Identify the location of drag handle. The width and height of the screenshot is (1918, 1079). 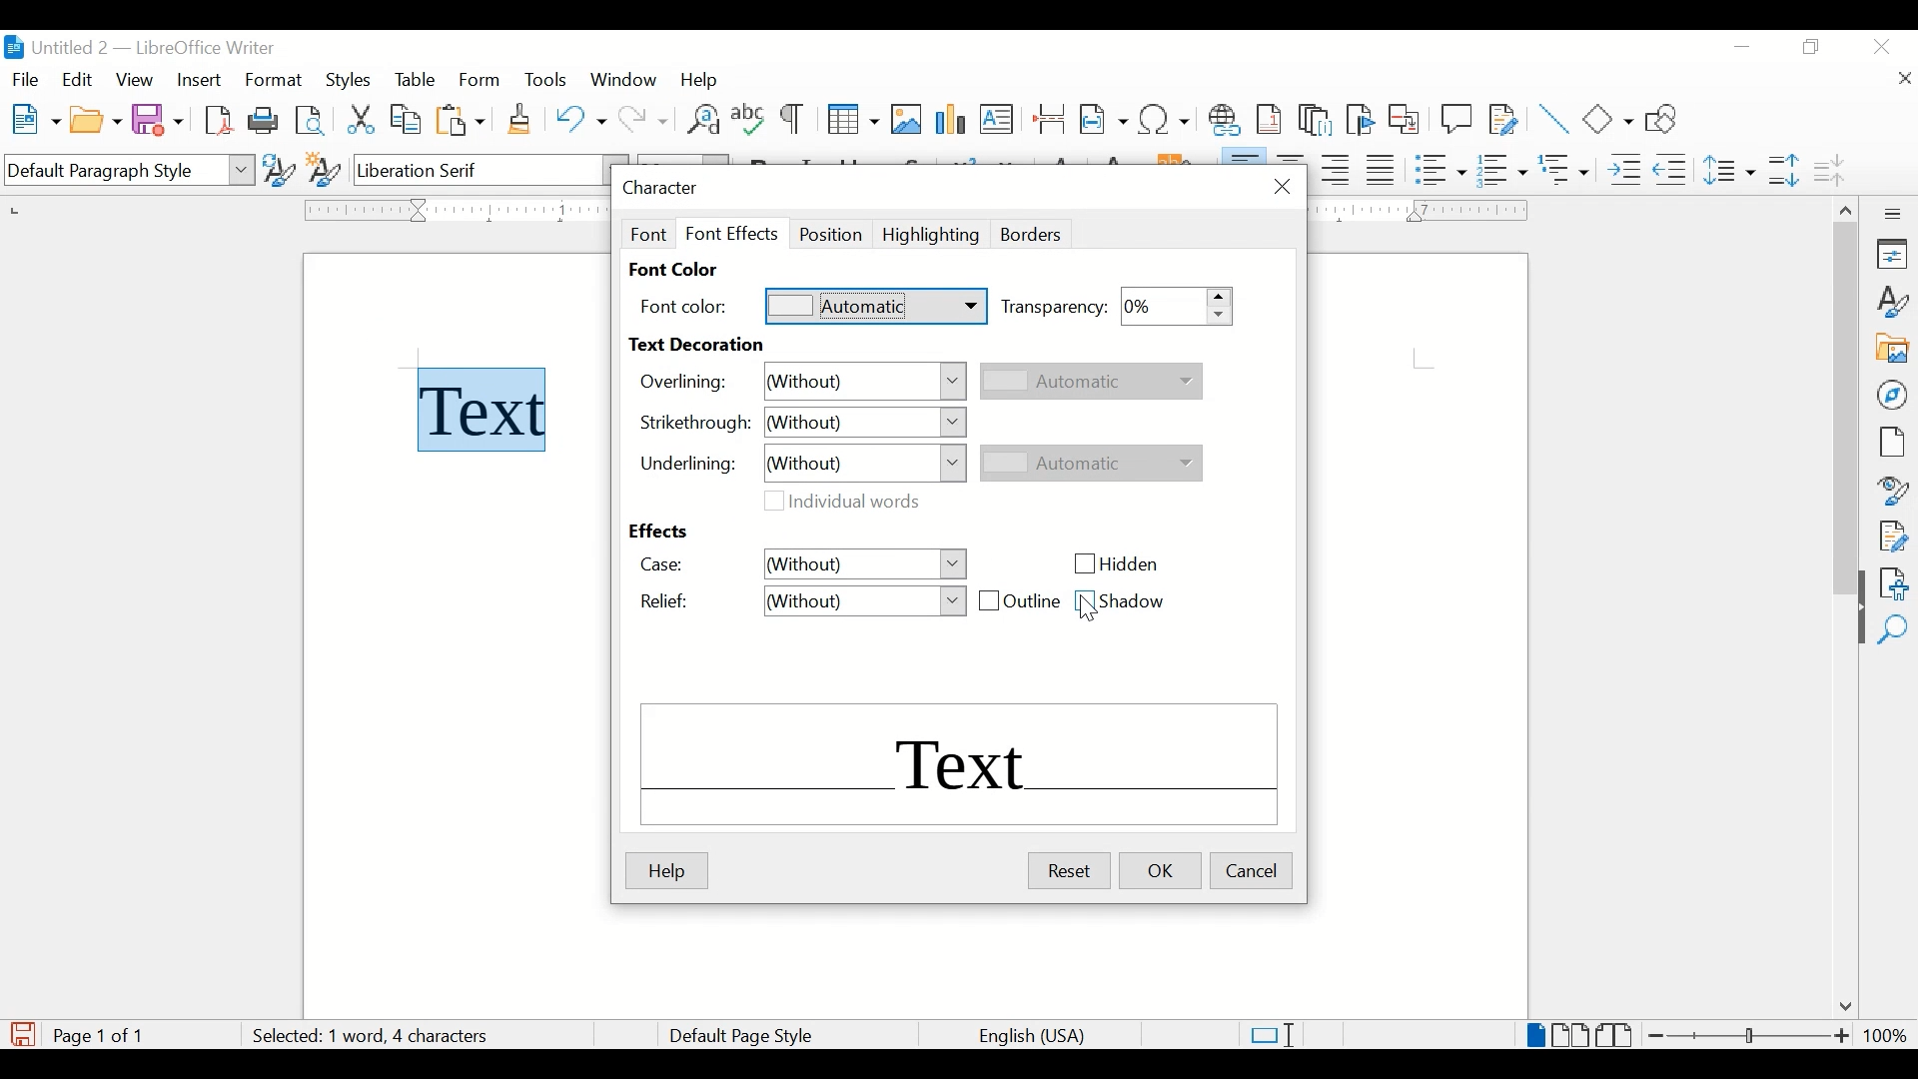
(1853, 626).